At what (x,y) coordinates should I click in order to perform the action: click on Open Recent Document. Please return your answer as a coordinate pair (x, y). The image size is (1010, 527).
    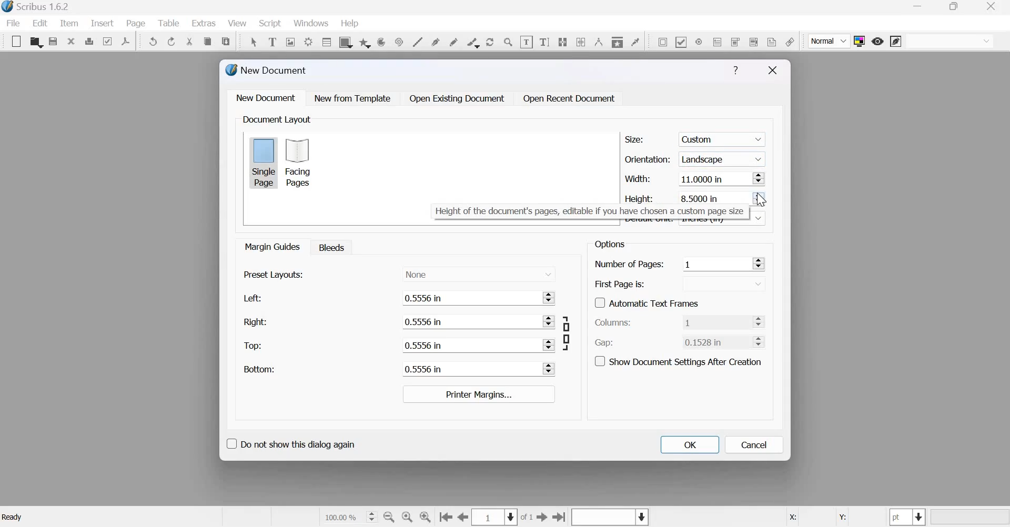
    Looking at the image, I should click on (570, 99).